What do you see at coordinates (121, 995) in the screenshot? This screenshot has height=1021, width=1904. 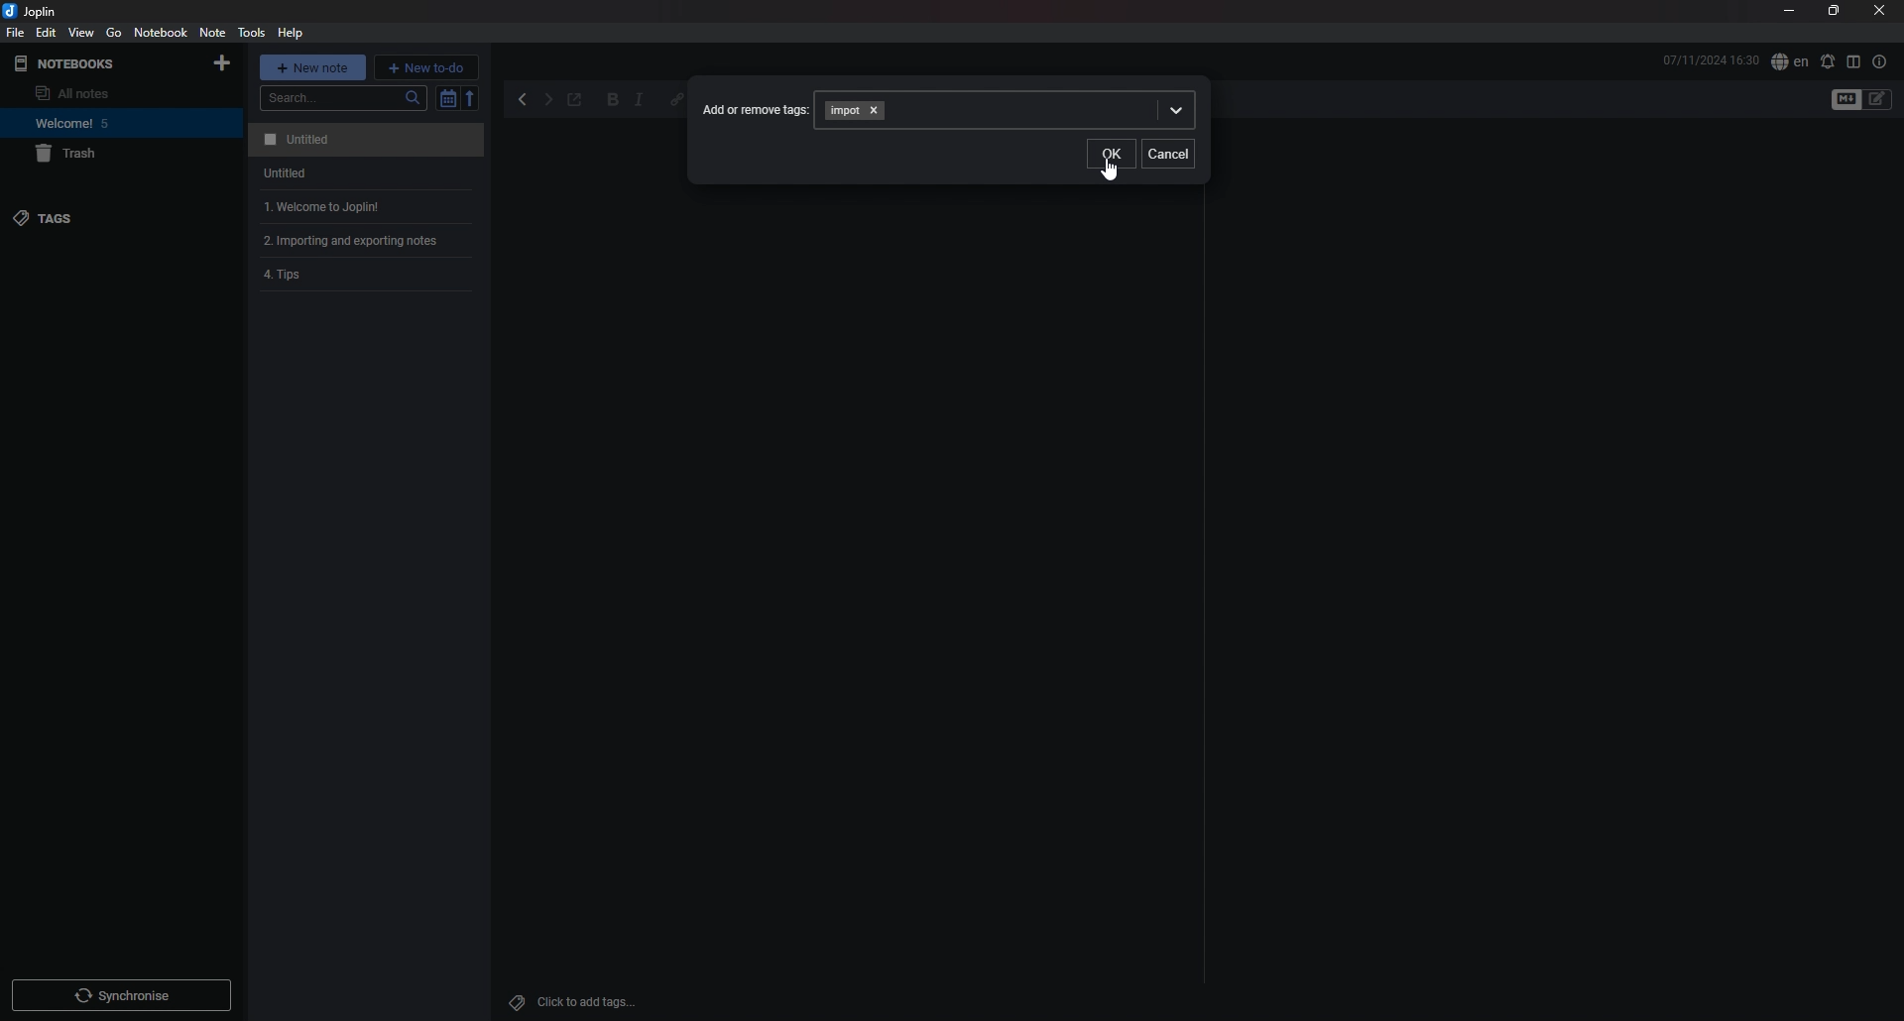 I see `sync` at bounding box center [121, 995].